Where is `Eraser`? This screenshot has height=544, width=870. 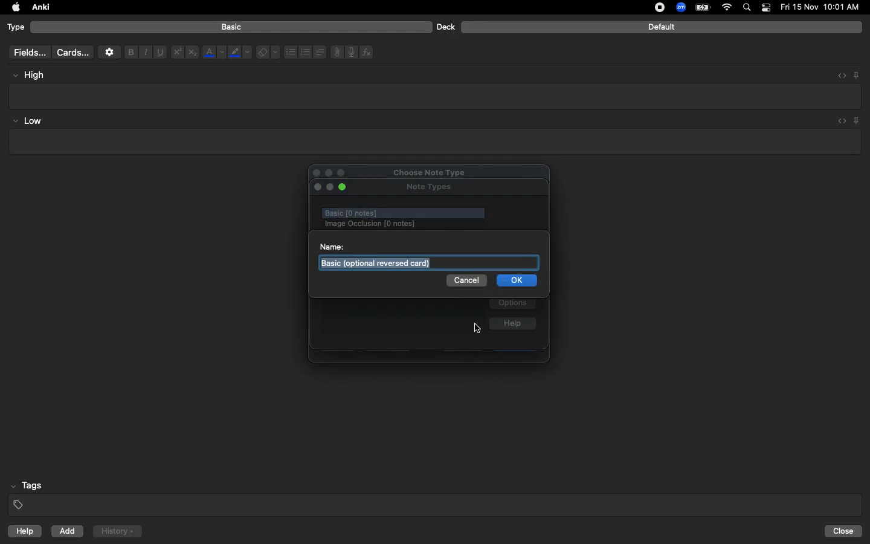
Eraser is located at coordinates (268, 53).